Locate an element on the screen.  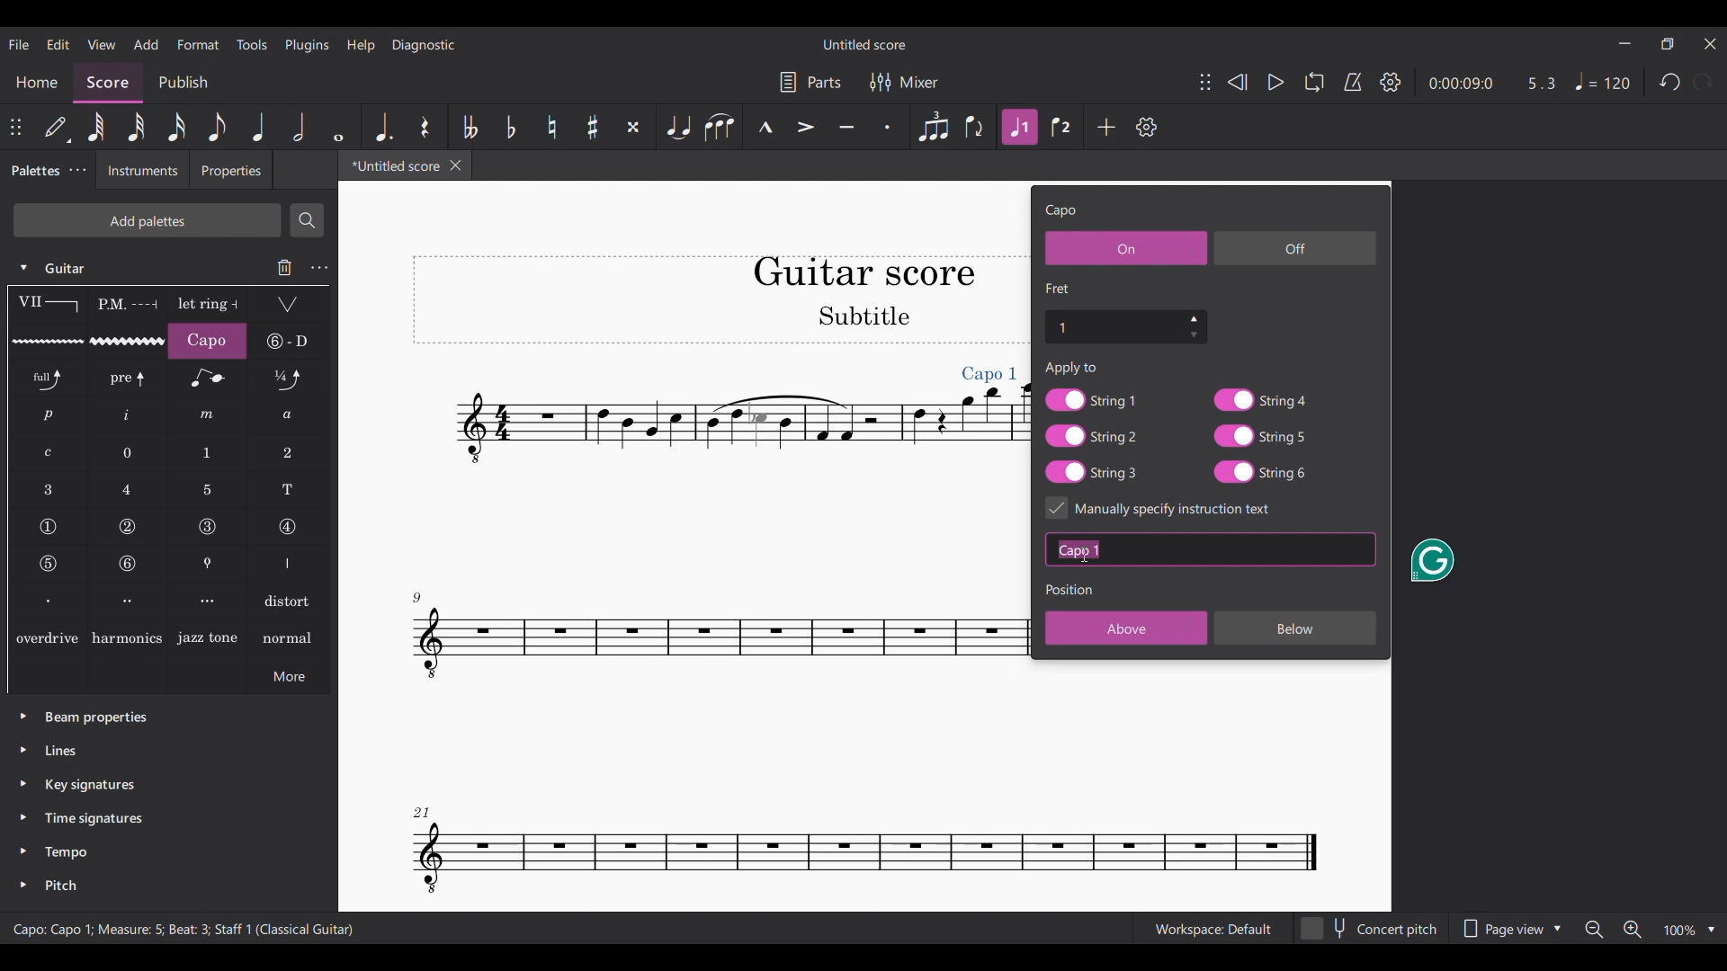
Edit menu is located at coordinates (58, 45).